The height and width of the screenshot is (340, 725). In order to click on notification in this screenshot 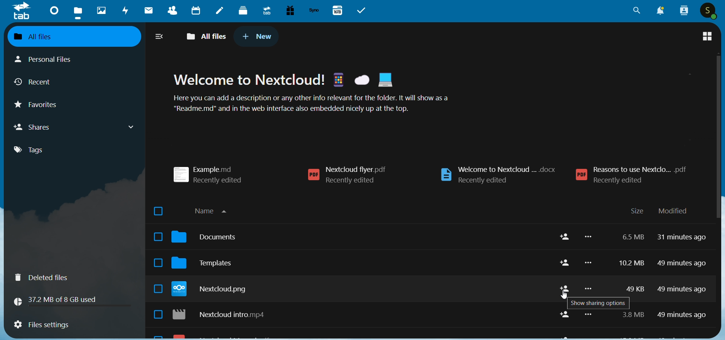, I will do `click(661, 11)`.